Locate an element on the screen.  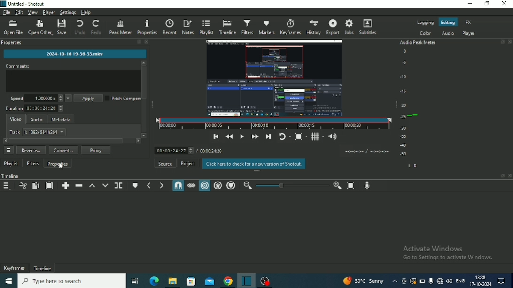
Close is located at coordinates (510, 175).